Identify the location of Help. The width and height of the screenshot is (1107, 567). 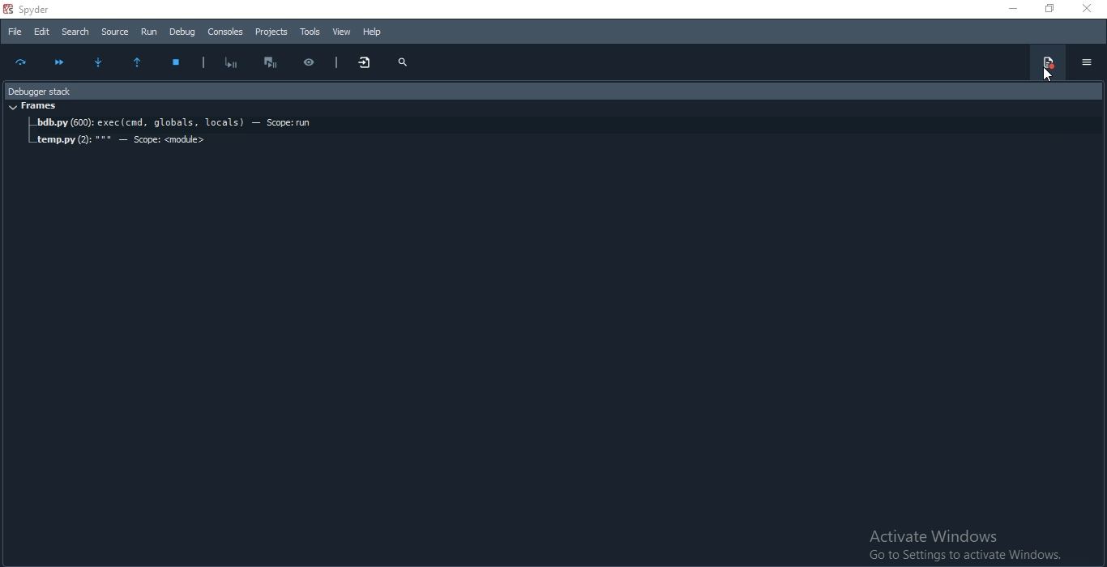
(373, 32).